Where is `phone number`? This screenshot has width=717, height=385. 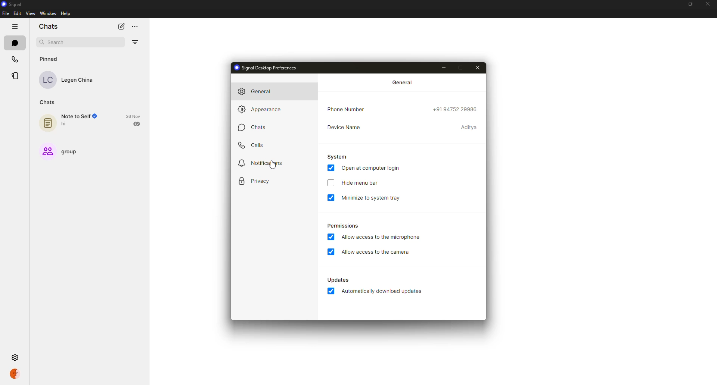 phone number is located at coordinates (348, 109).